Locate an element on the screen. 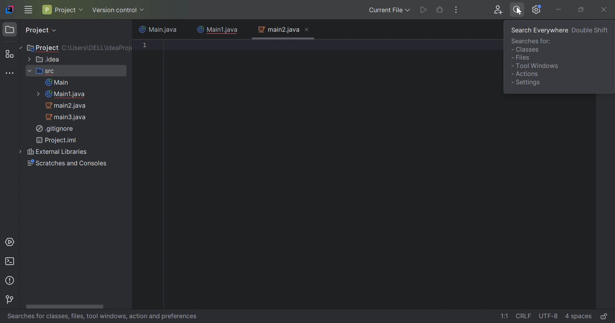 The width and height of the screenshot is (615, 323). Project.iml is located at coordinates (58, 140).